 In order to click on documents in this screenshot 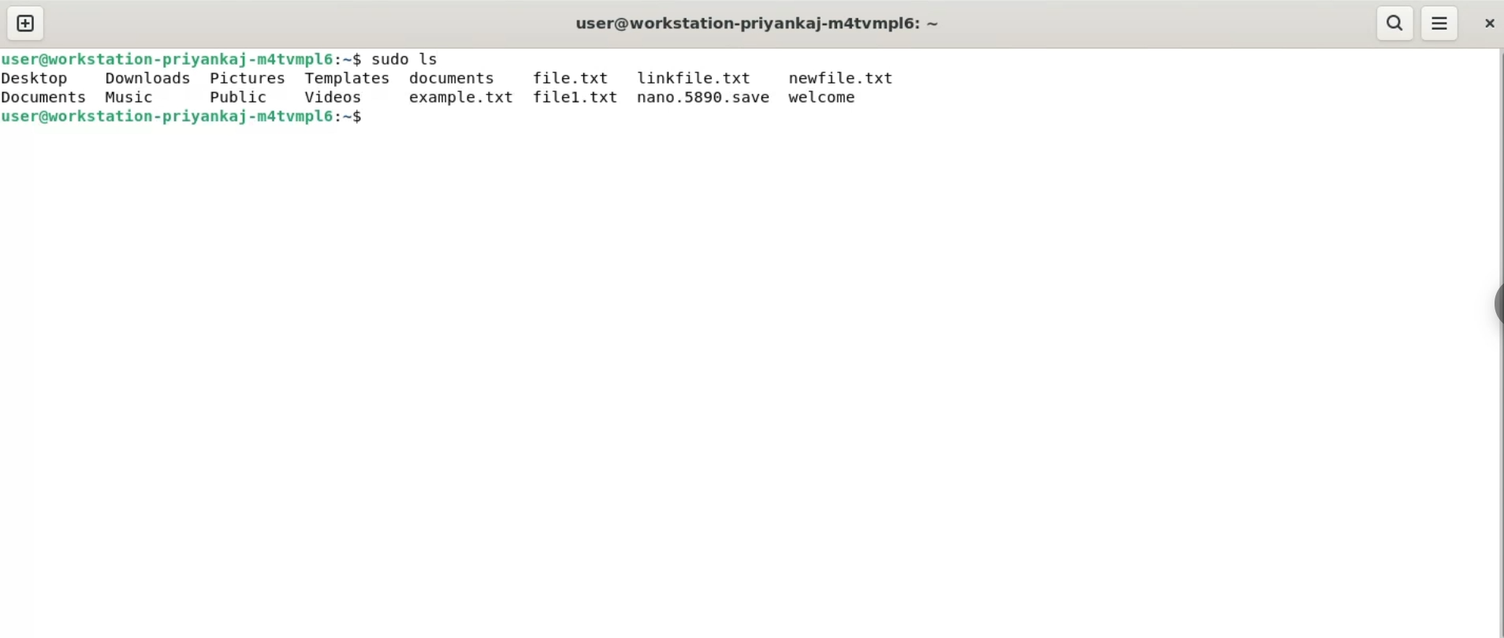, I will do `click(454, 79)`.